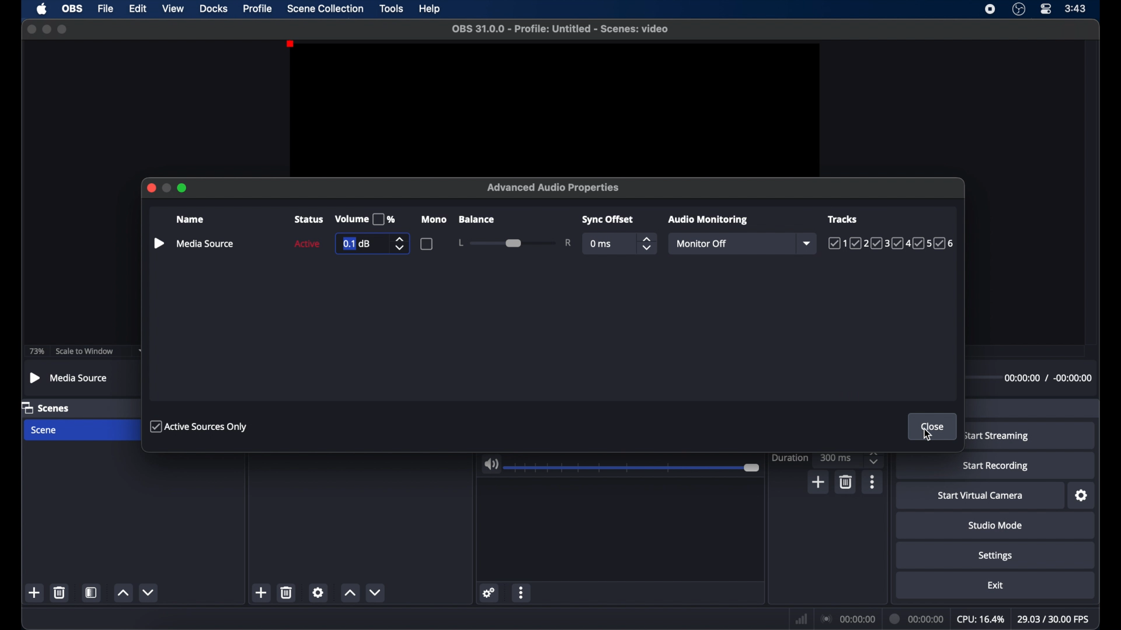 This screenshot has width=1121, height=630. Describe the element at coordinates (917, 619) in the screenshot. I see `00:00:00` at that location.